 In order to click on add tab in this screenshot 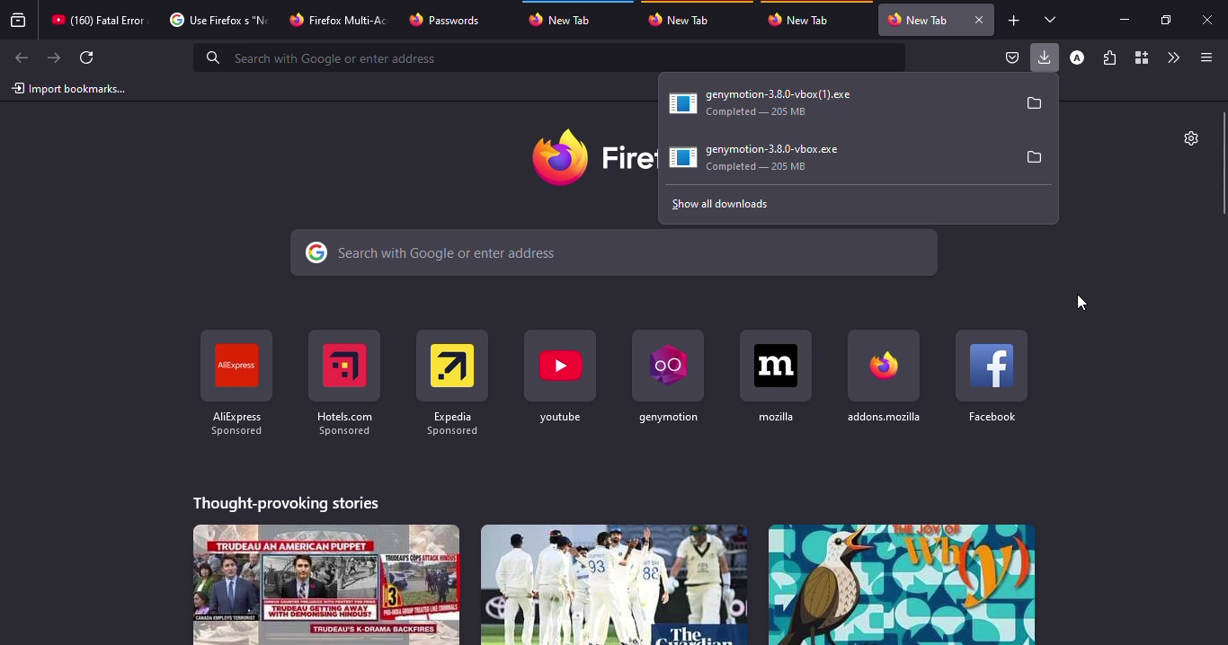, I will do `click(1014, 21)`.